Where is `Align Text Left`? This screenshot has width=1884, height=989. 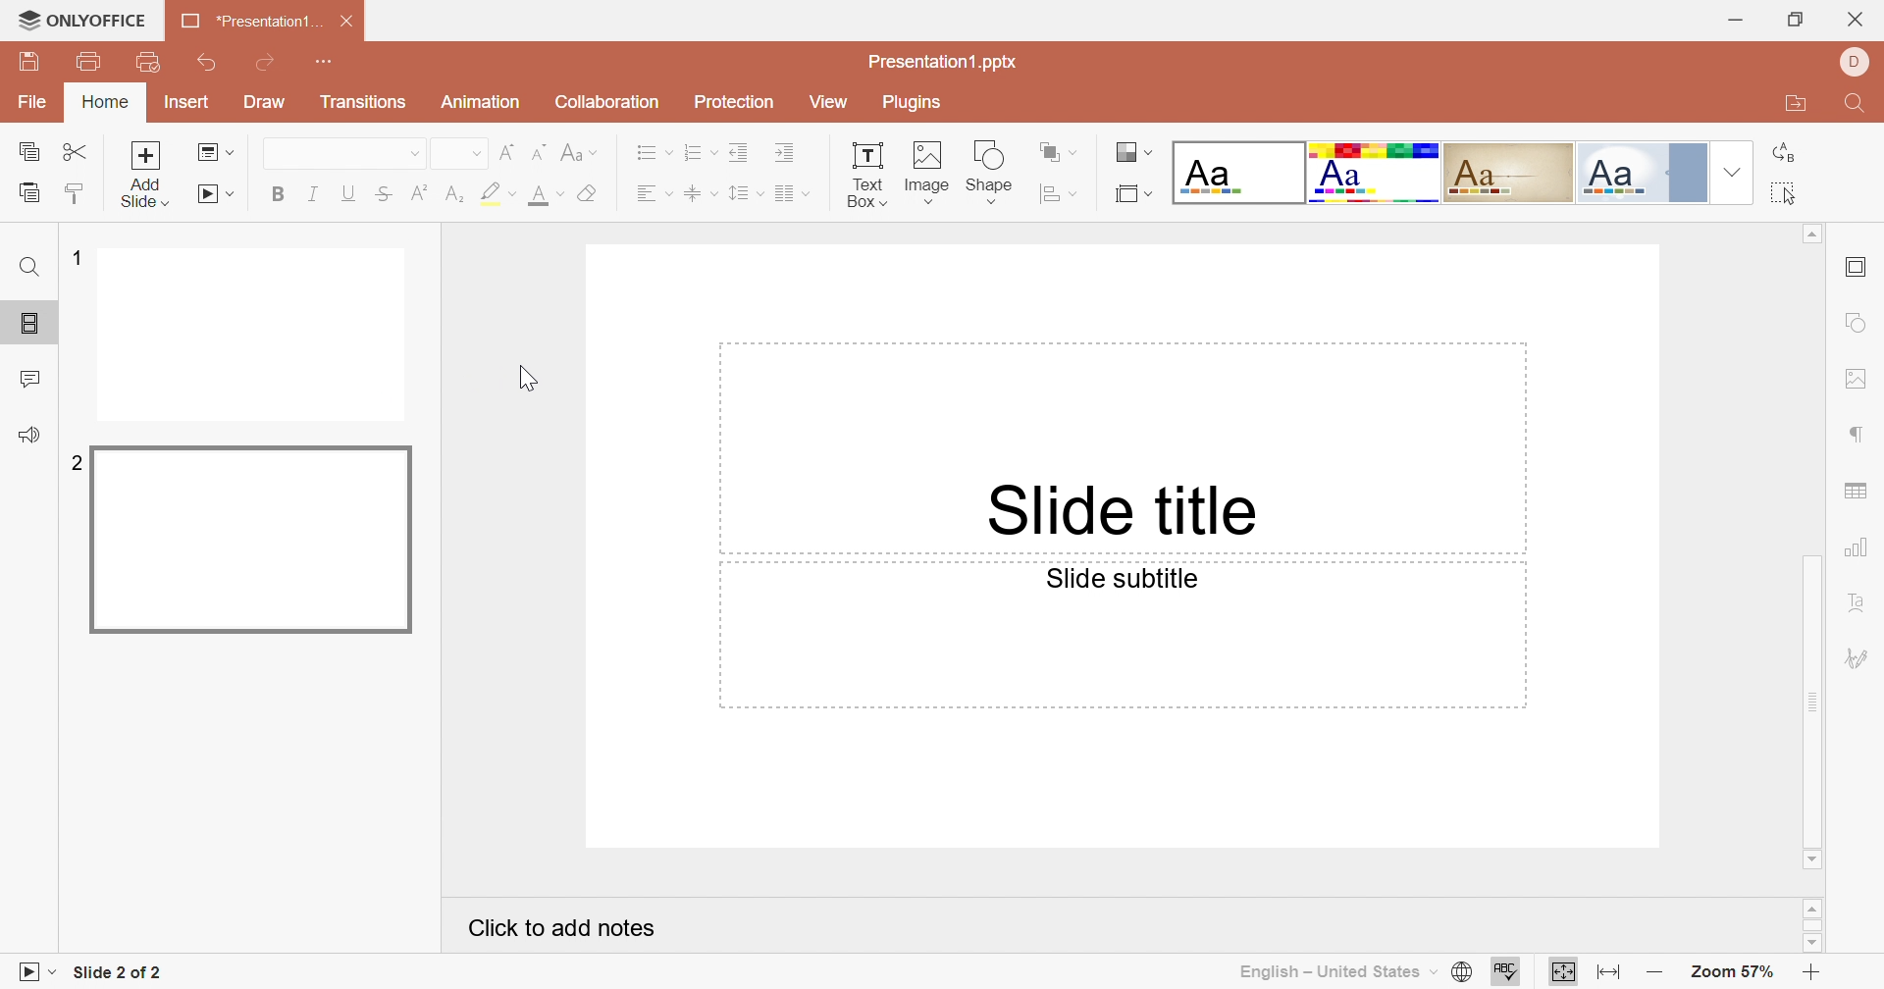 Align Text Left is located at coordinates (647, 193).